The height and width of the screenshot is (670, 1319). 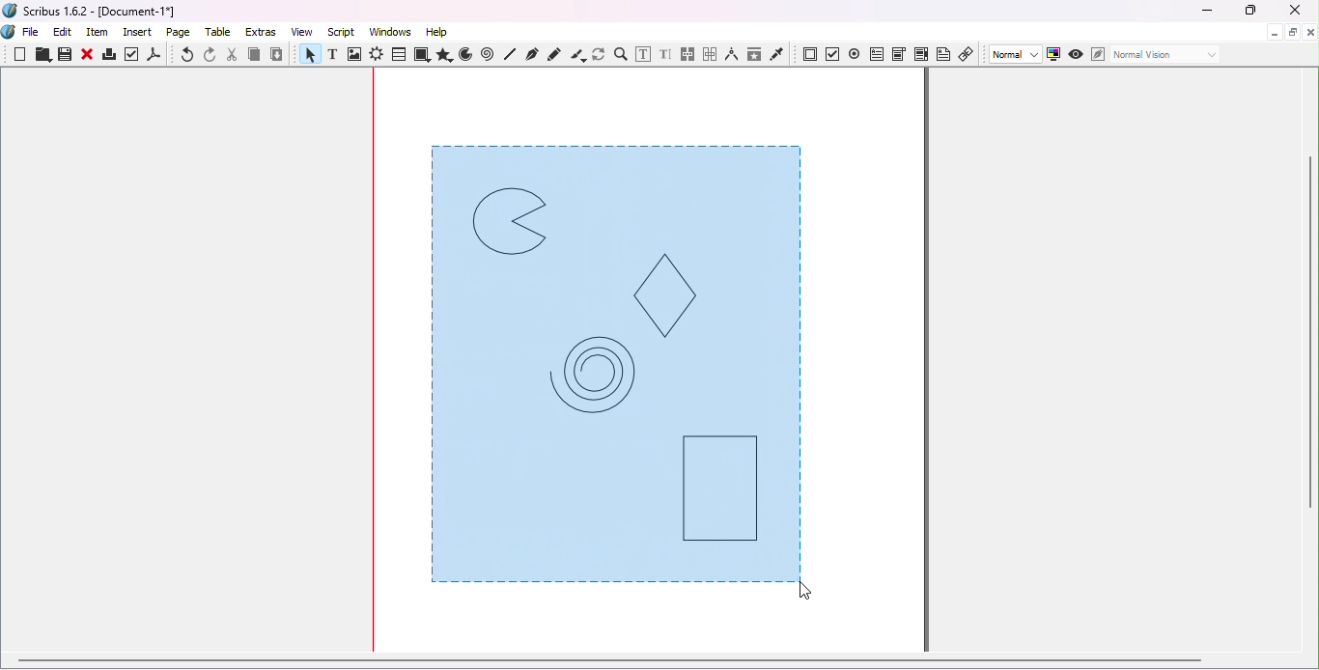 I want to click on Edit contents of frame, so click(x=642, y=54).